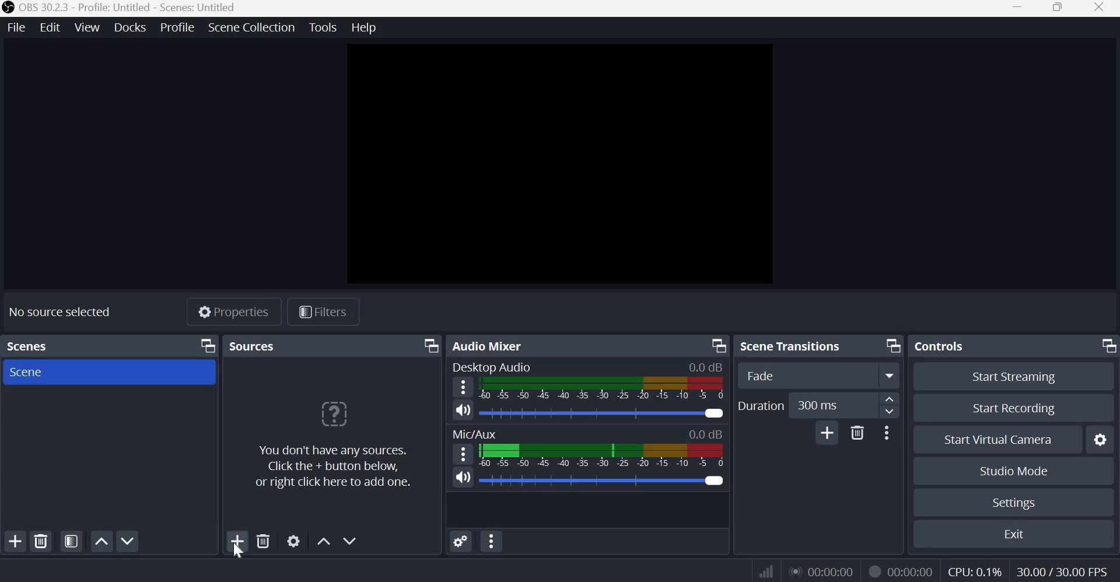  Describe the element at coordinates (1010, 409) in the screenshot. I see `Start recording` at that location.